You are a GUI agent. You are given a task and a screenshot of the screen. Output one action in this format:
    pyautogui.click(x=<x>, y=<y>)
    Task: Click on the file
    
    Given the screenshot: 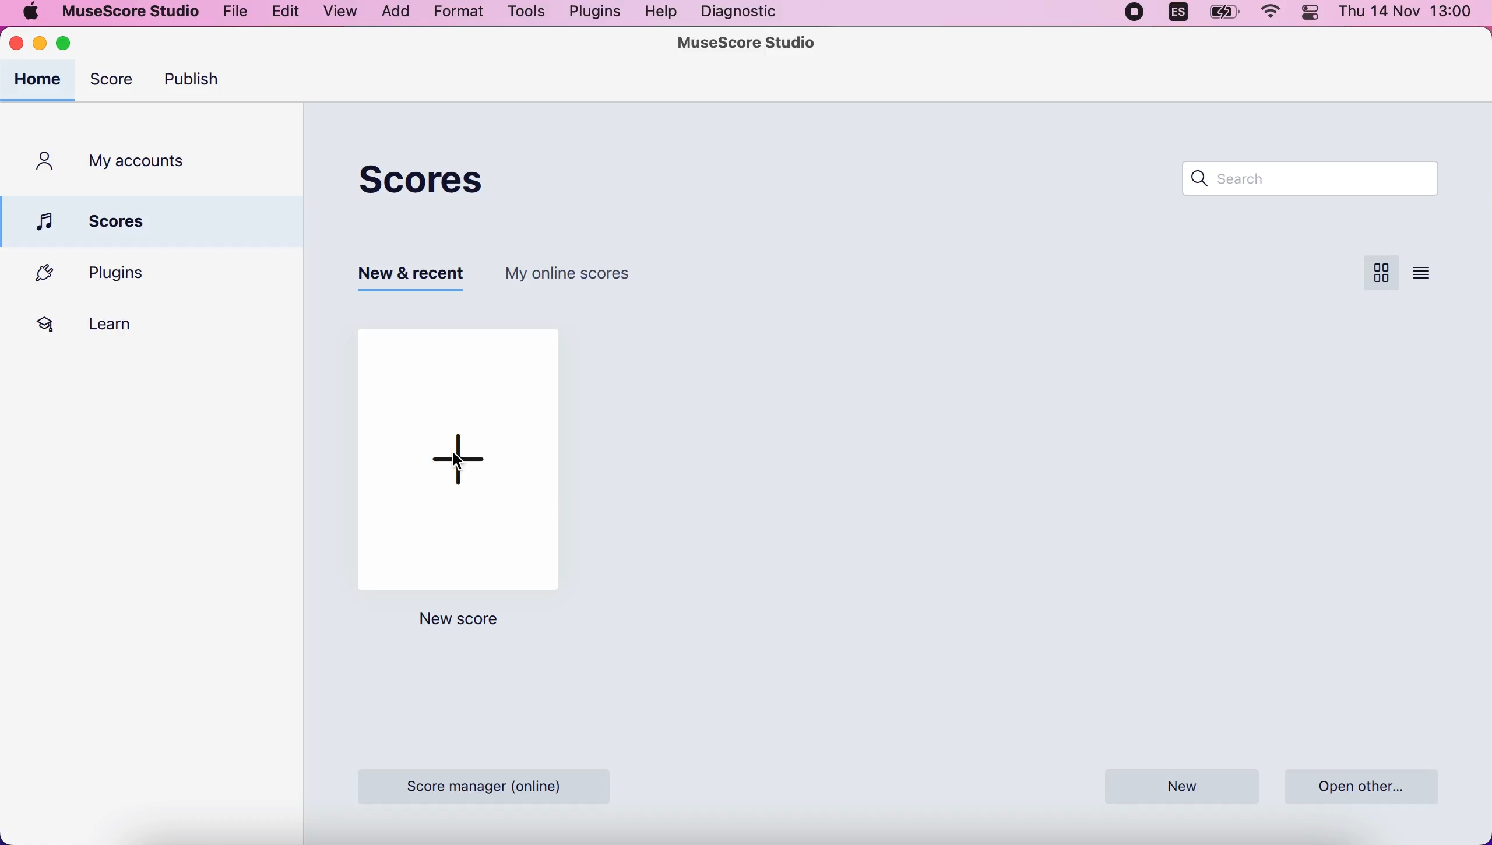 What is the action you would take?
    pyautogui.click(x=234, y=12)
    